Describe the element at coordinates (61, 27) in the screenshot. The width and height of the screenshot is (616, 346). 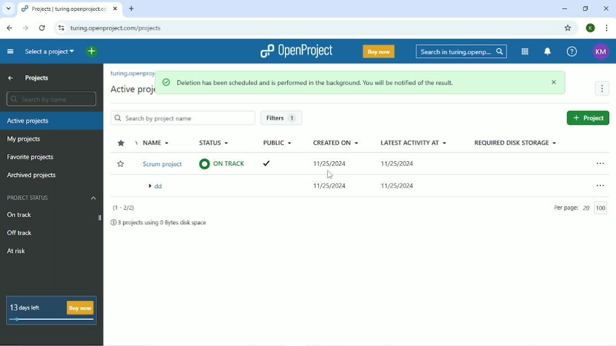
I see `View site information` at that location.